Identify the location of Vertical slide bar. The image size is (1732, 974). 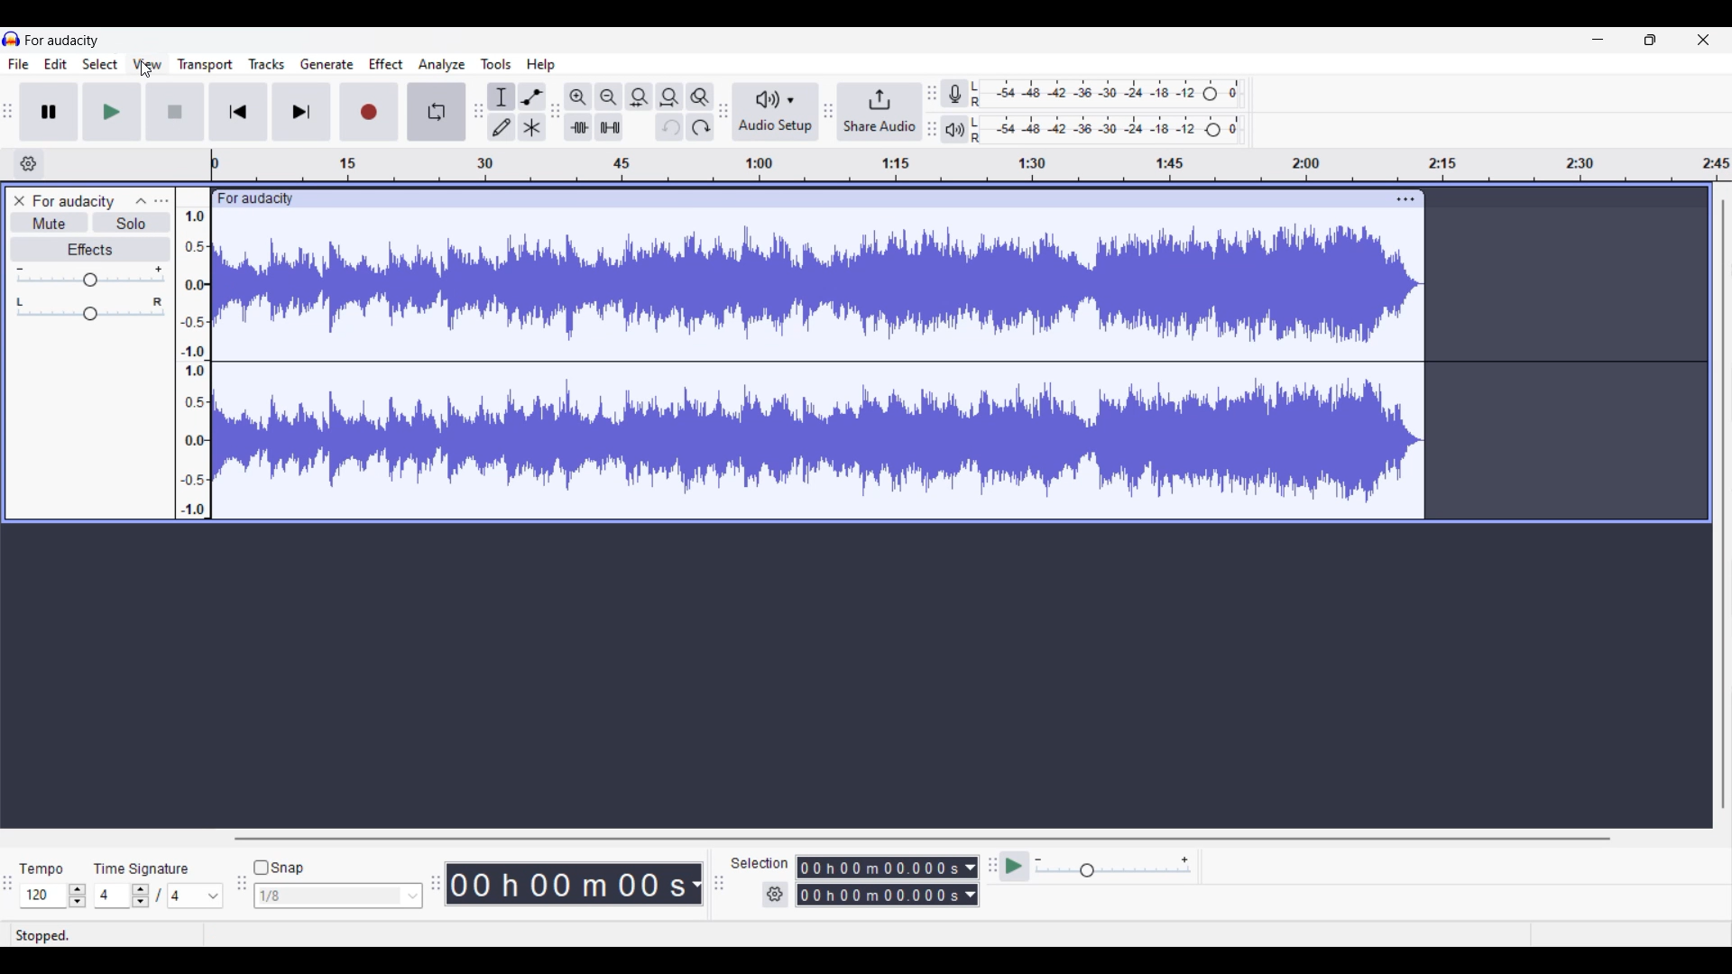
(1723, 505).